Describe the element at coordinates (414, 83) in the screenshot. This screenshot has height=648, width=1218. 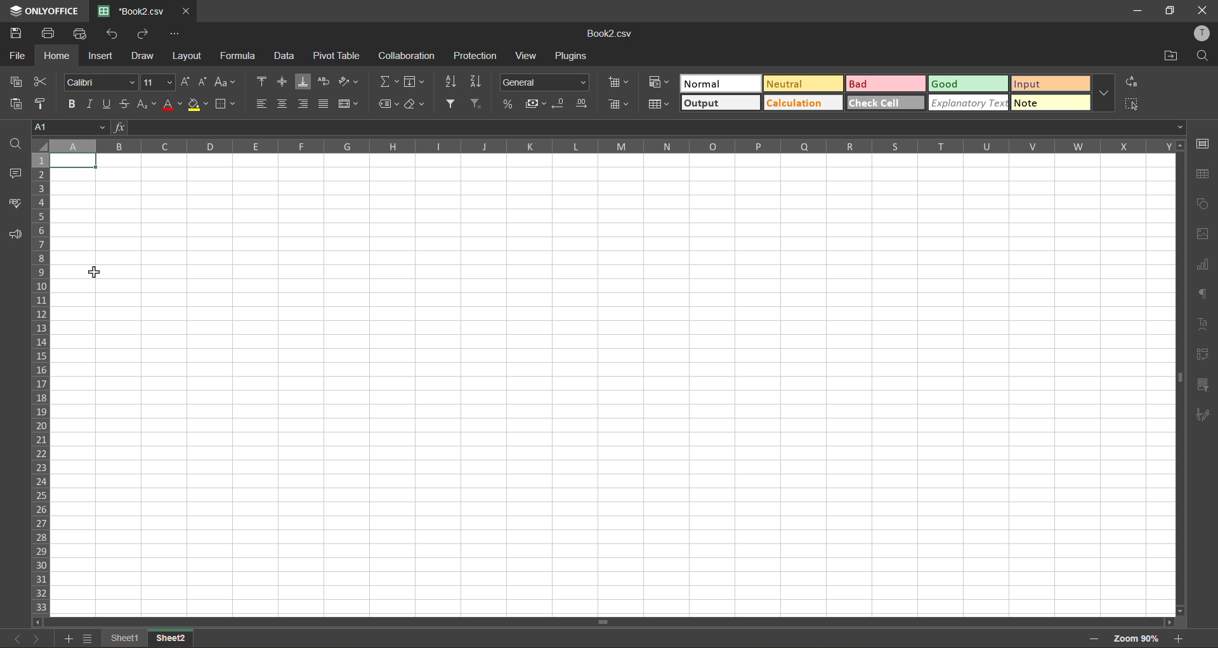
I see `field` at that location.